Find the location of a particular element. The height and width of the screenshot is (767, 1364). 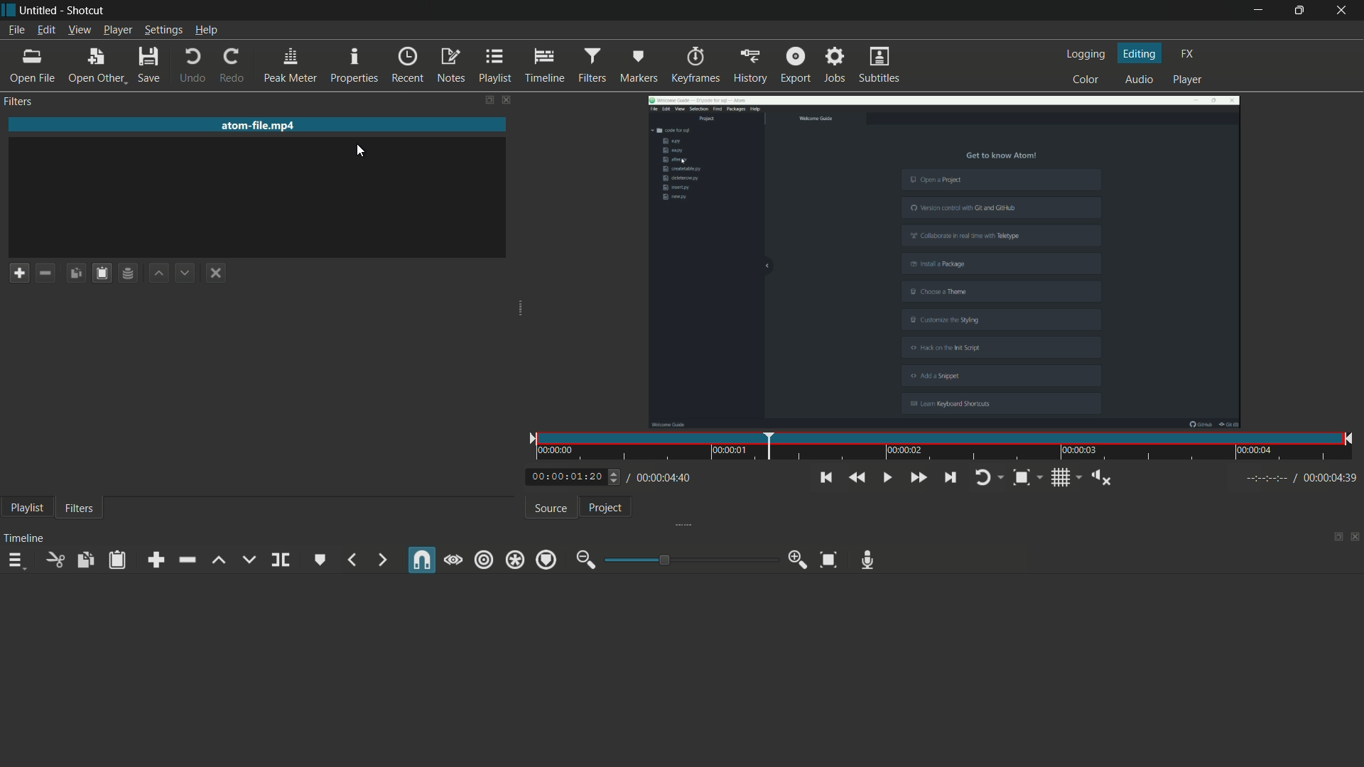

fx is located at coordinates (1189, 53).